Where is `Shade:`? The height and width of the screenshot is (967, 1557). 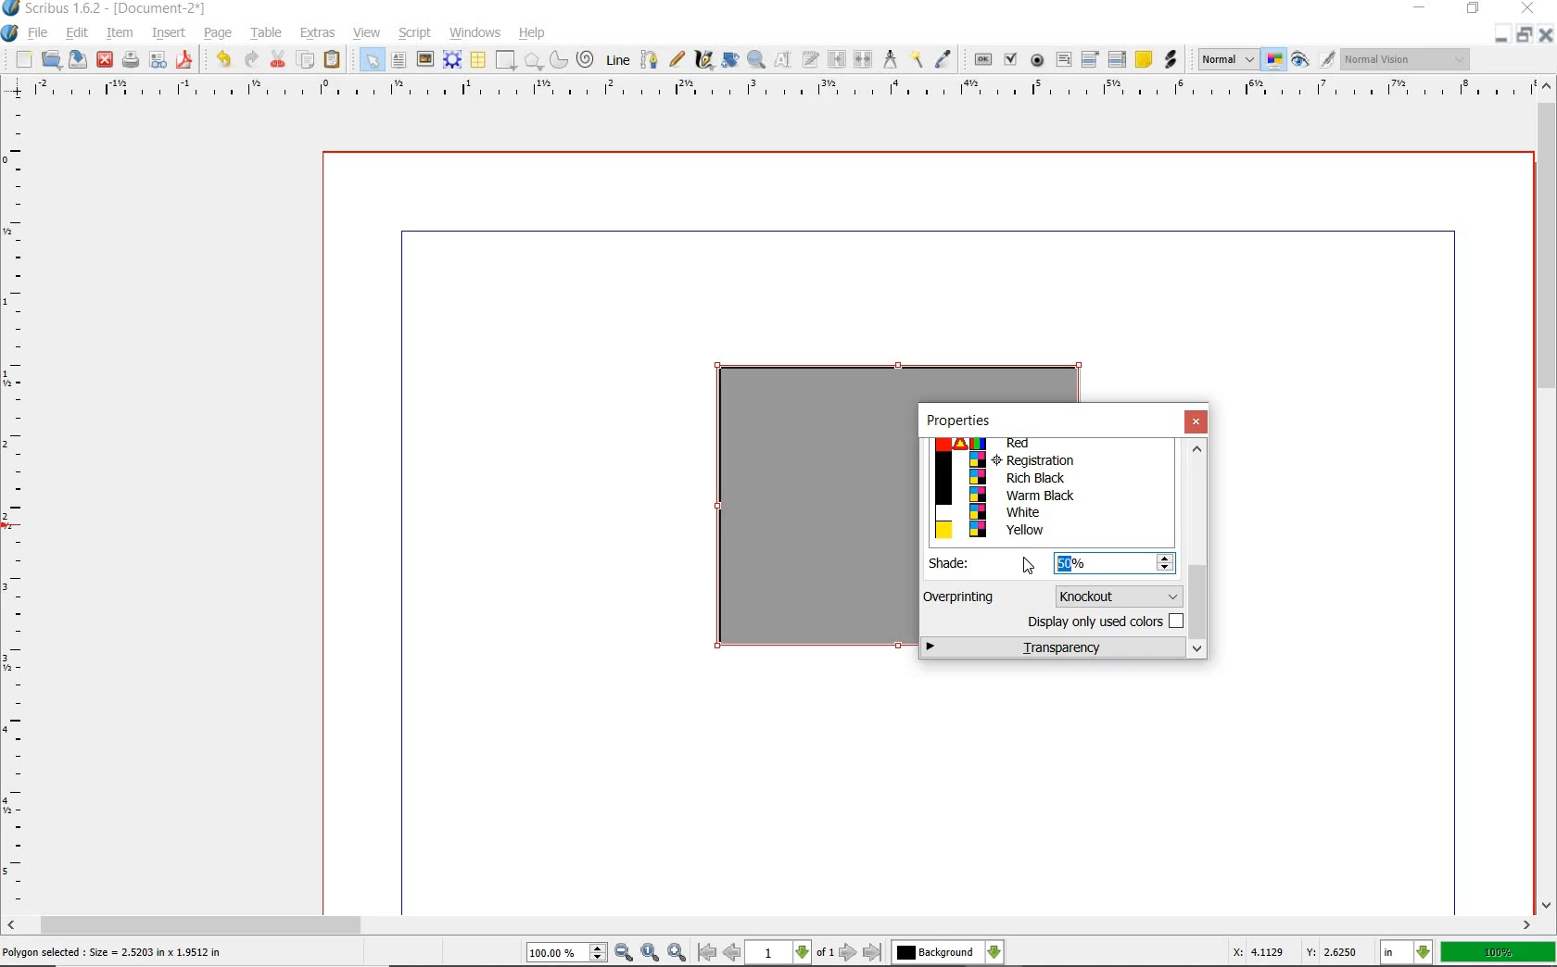 Shade: is located at coordinates (962, 563).